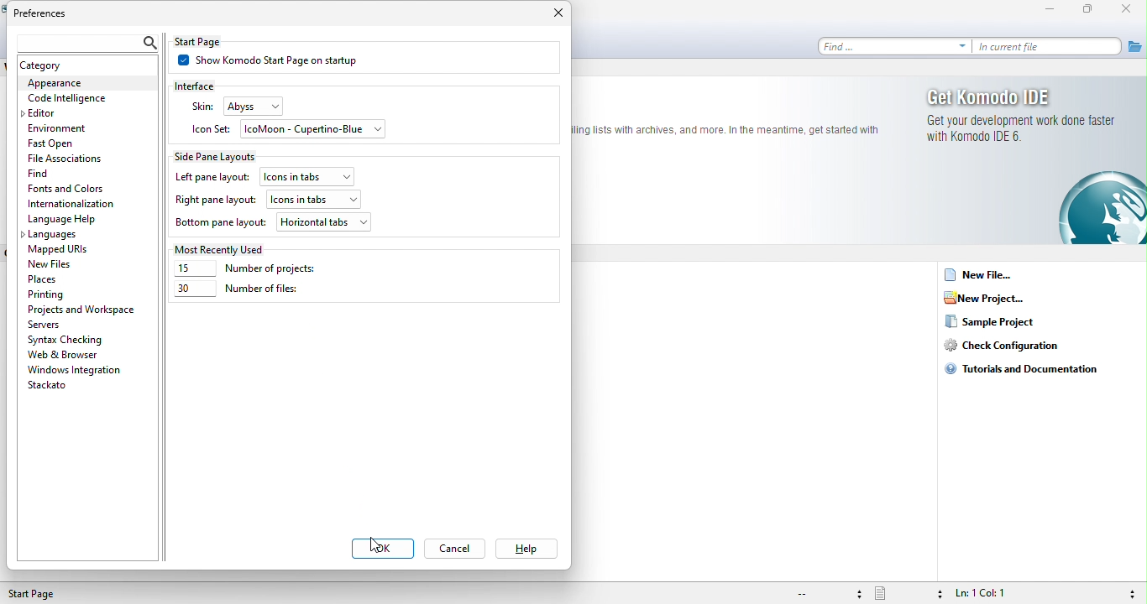 The height and width of the screenshot is (604, 1147). Describe the element at coordinates (385, 550) in the screenshot. I see `select ok` at that location.